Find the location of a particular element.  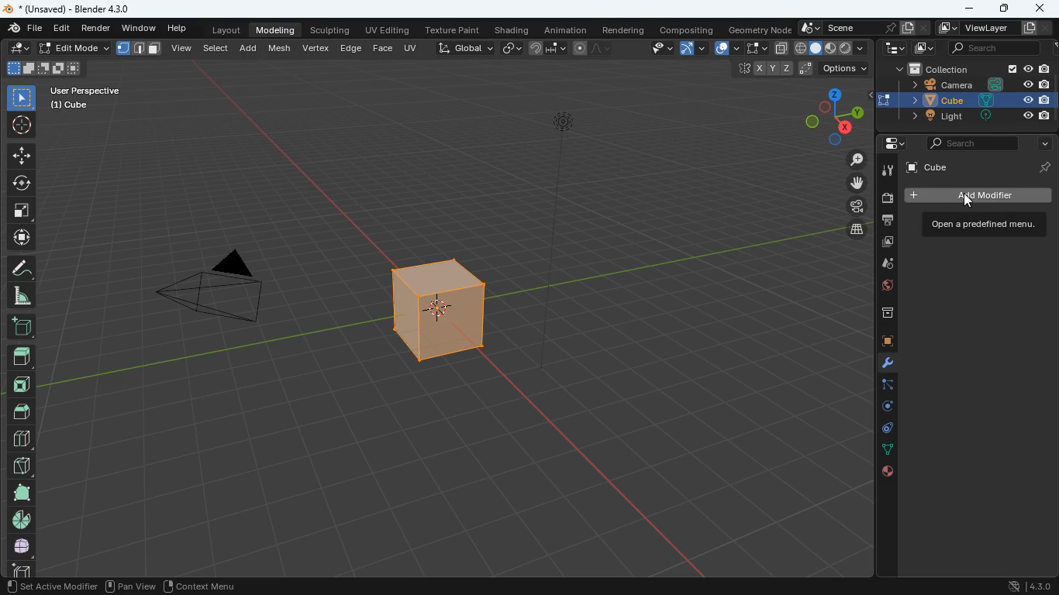

public is located at coordinates (888, 473).